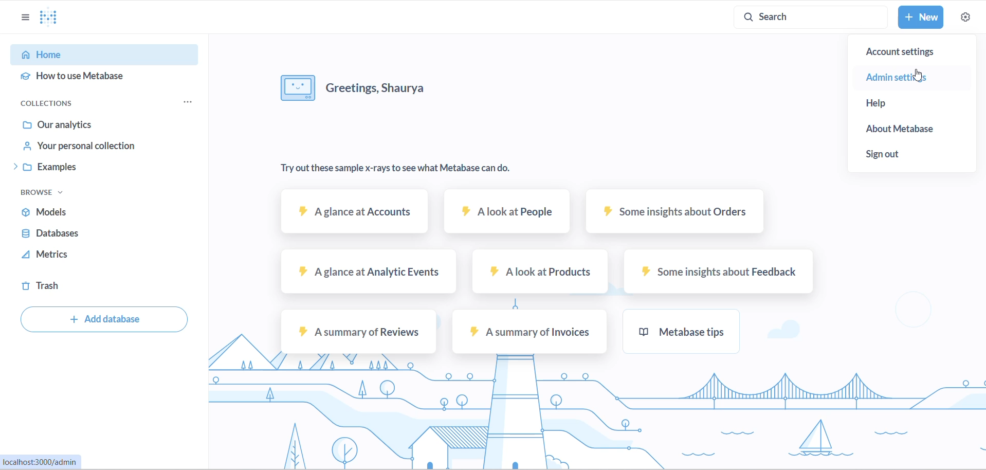 This screenshot has height=470, width=986. Describe the element at coordinates (896, 105) in the screenshot. I see `help` at that location.